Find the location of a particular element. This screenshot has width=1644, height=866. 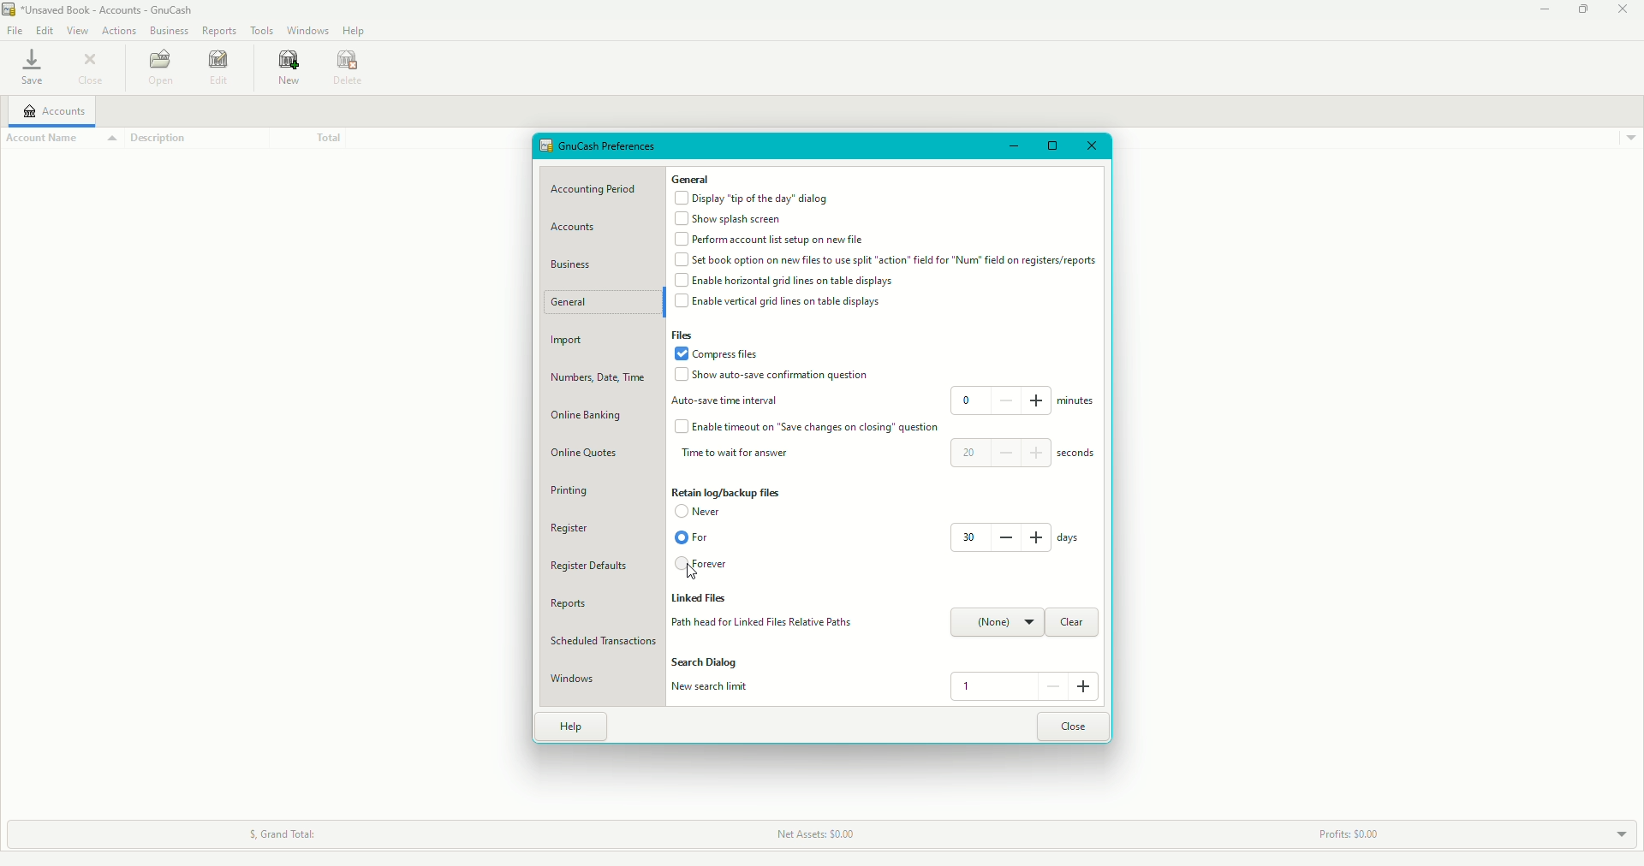

Preferences is located at coordinates (600, 146).